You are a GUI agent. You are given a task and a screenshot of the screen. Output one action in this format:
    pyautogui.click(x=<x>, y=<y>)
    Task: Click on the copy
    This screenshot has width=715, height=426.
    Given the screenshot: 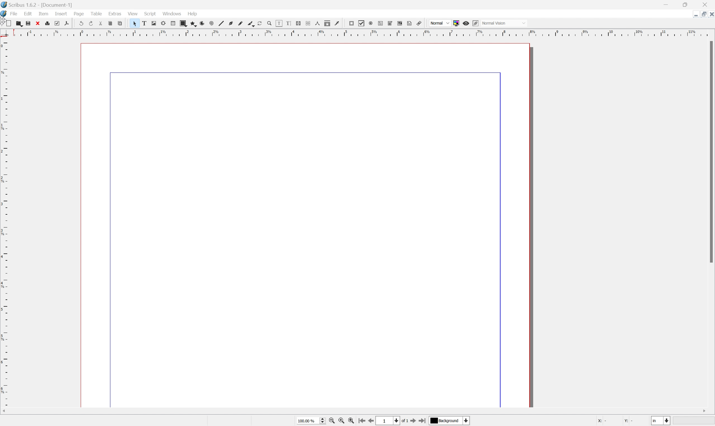 What is the action you would take?
    pyautogui.click(x=111, y=23)
    